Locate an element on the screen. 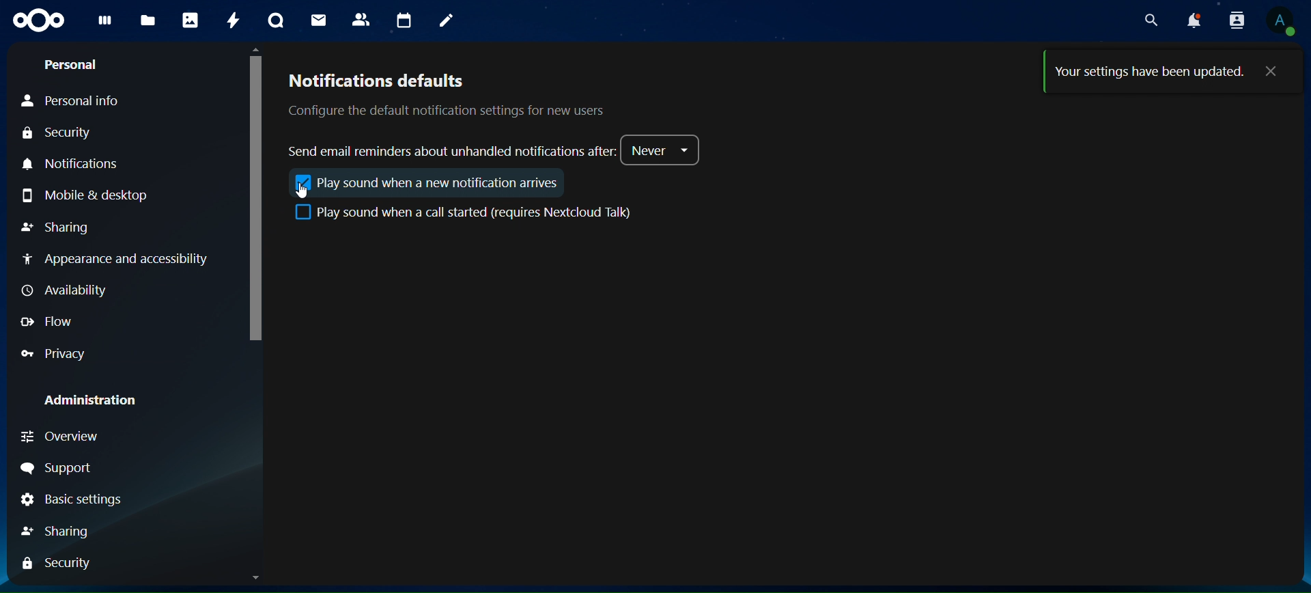  files is located at coordinates (149, 20).